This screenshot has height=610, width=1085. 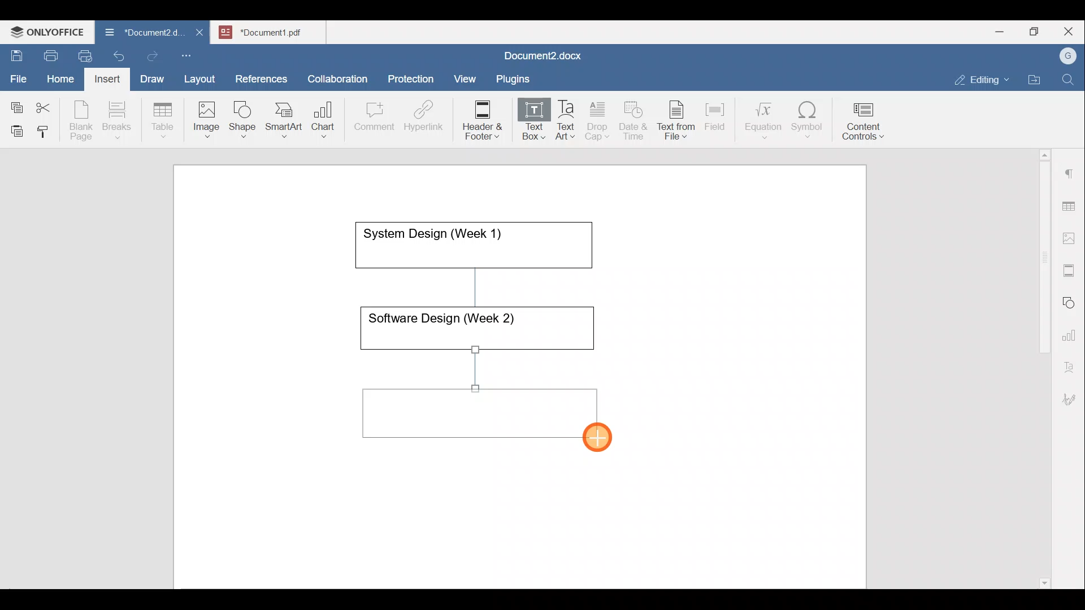 What do you see at coordinates (1072, 395) in the screenshot?
I see `Signature settings` at bounding box center [1072, 395].